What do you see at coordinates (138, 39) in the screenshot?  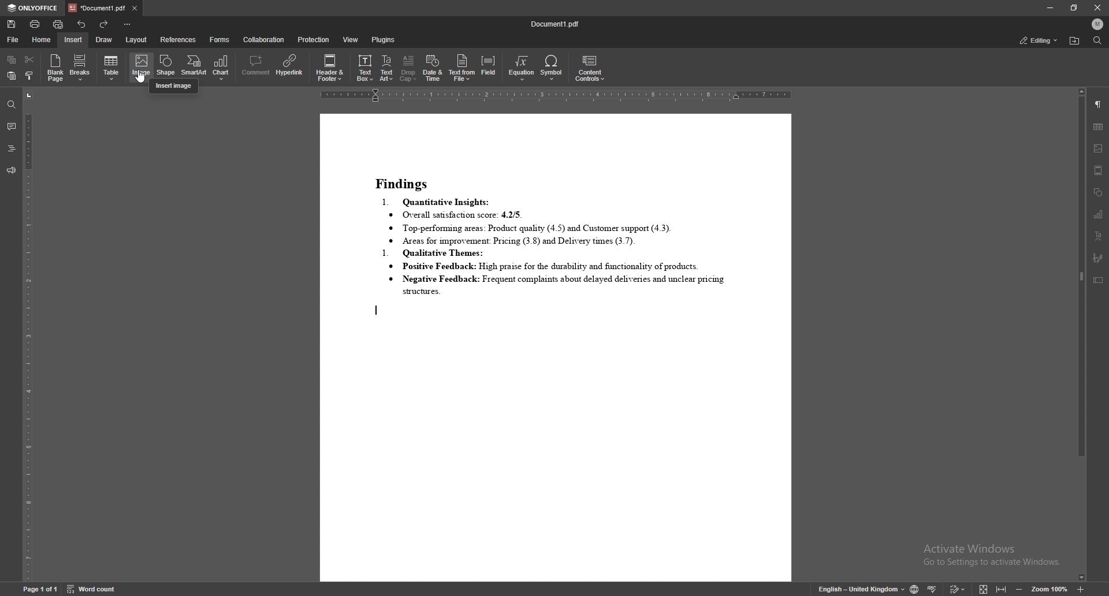 I see `layout` at bounding box center [138, 39].